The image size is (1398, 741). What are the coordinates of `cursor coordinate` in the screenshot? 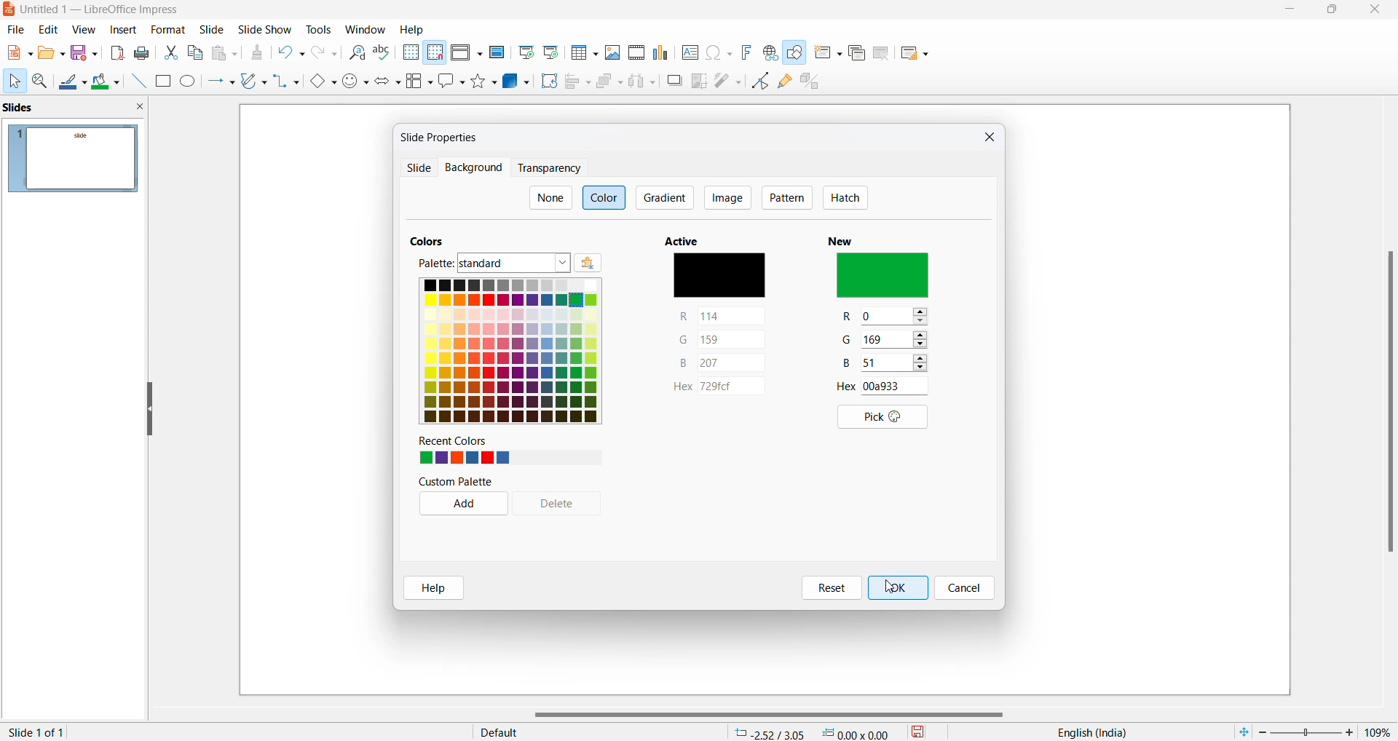 It's located at (816, 730).